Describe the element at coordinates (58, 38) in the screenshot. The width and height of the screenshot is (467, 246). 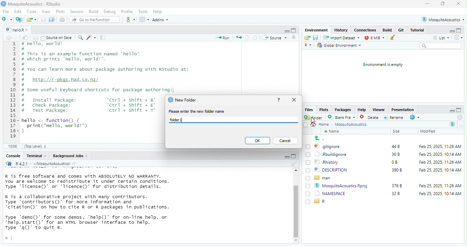
I see `~ Source on Save` at that location.